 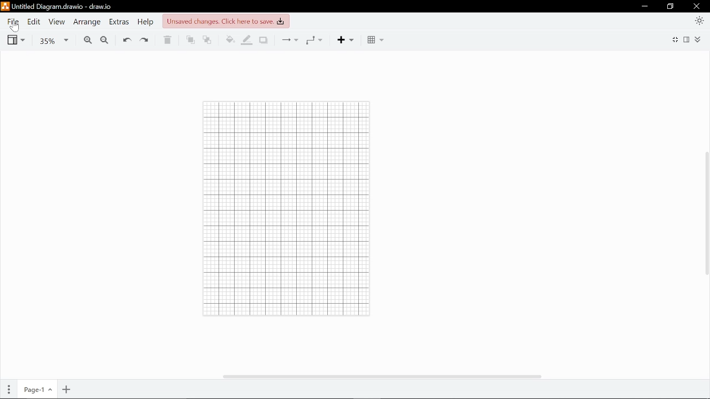 I want to click on Zoom, so click(x=52, y=40).